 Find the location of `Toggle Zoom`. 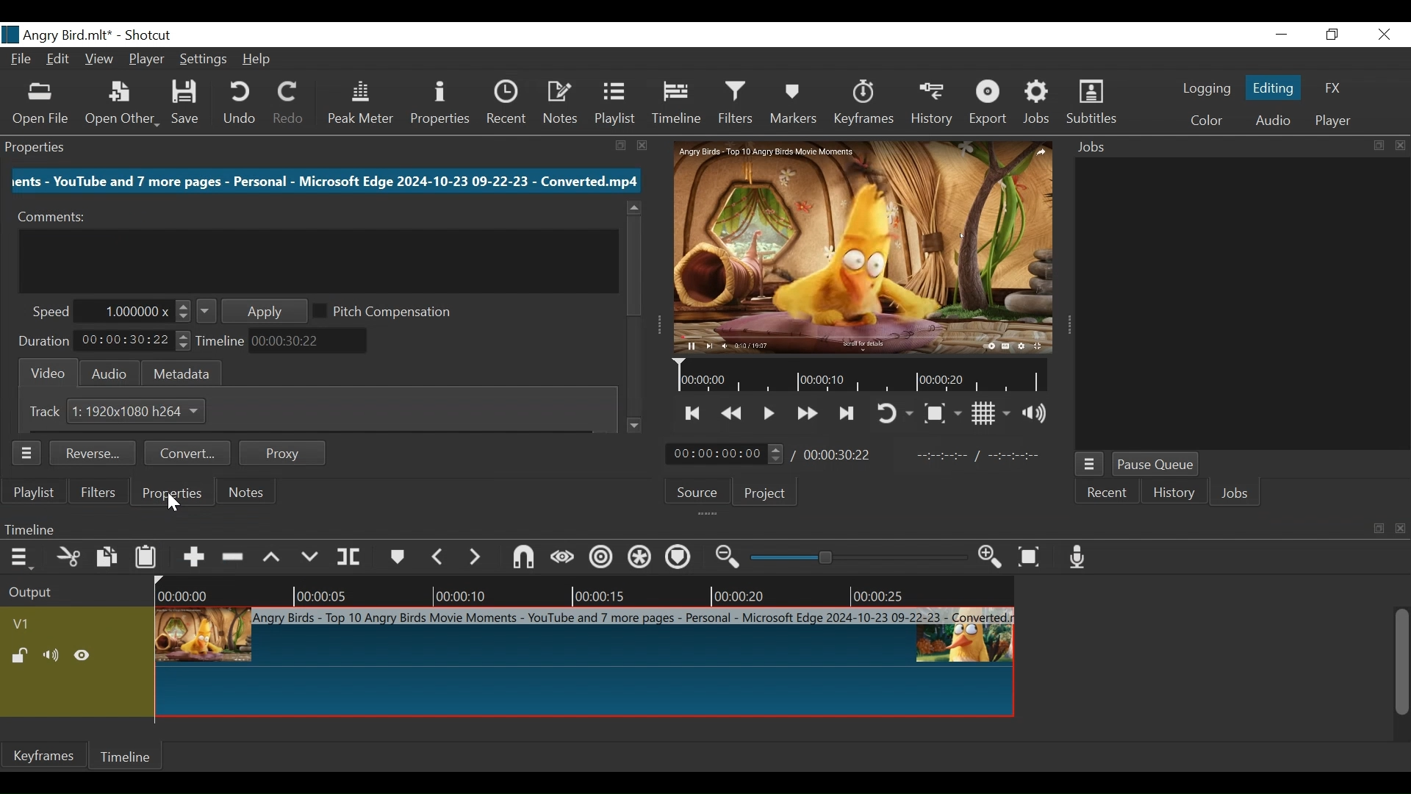

Toggle Zoom is located at coordinates (942, 414).